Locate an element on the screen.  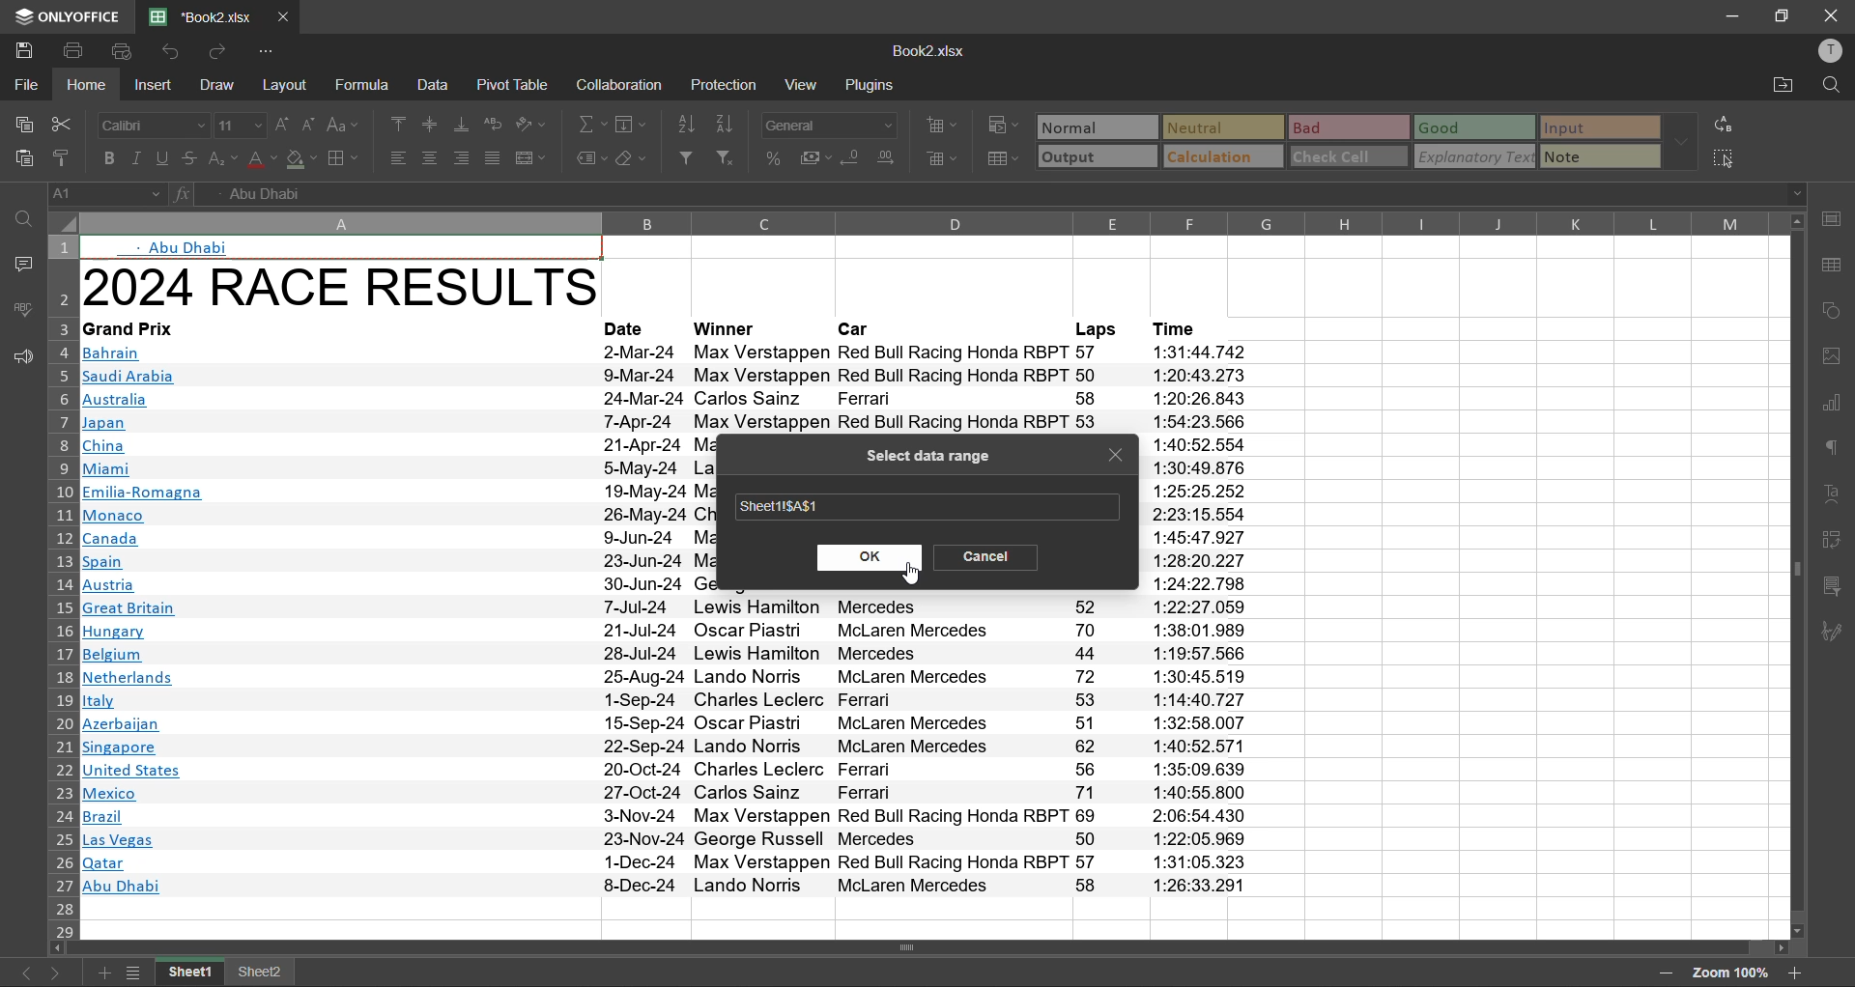
sub/superscript is located at coordinates (221, 159).